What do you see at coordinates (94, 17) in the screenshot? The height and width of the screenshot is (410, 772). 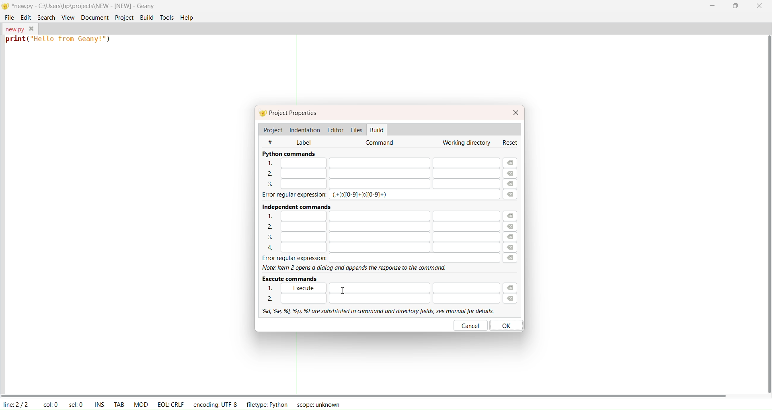 I see `document` at bounding box center [94, 17].